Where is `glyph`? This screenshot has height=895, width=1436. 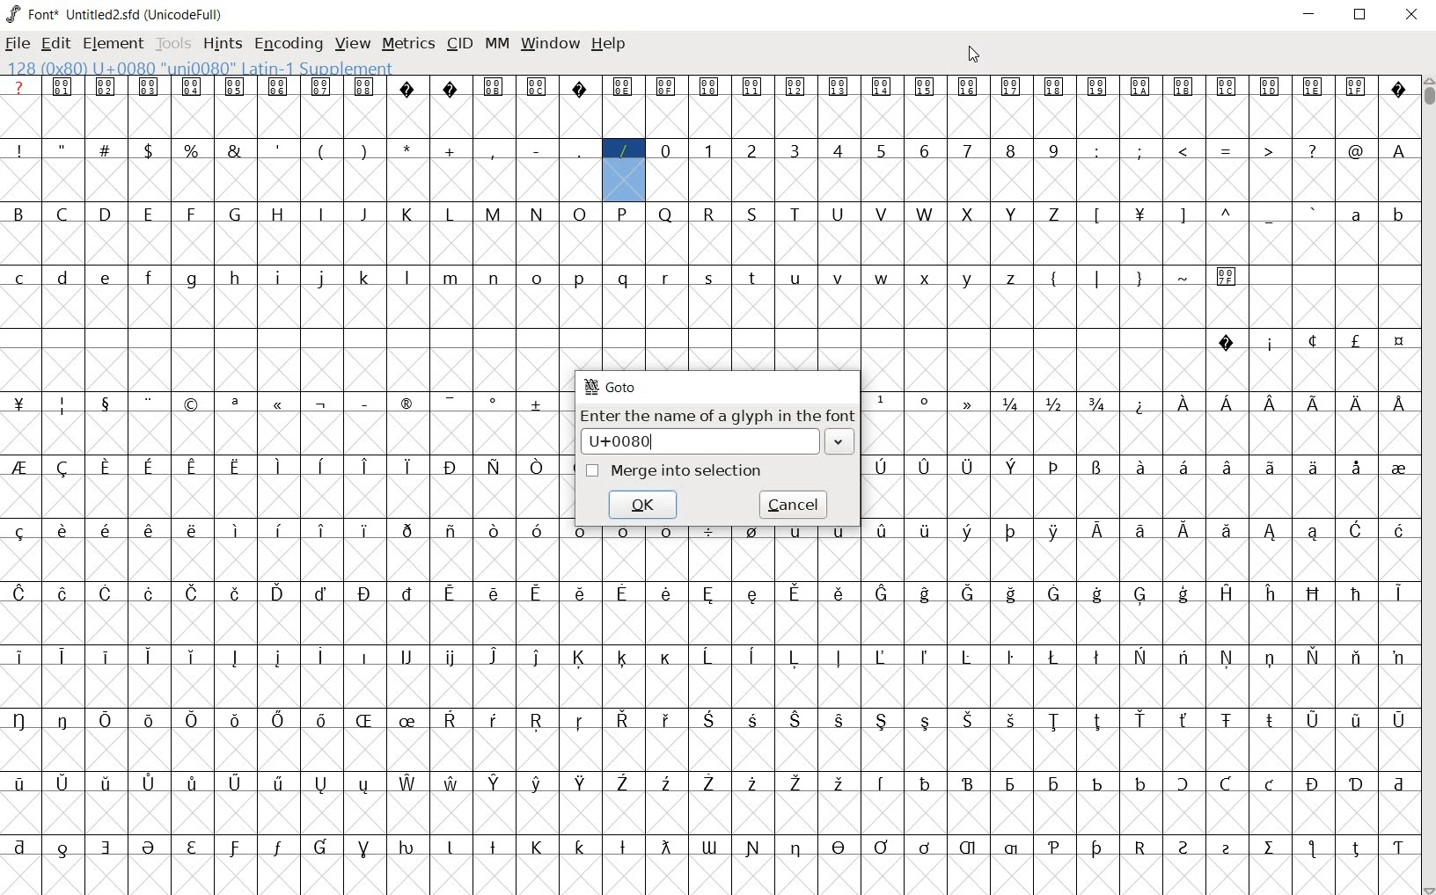 glyph is located at coordinates (1141, 596).